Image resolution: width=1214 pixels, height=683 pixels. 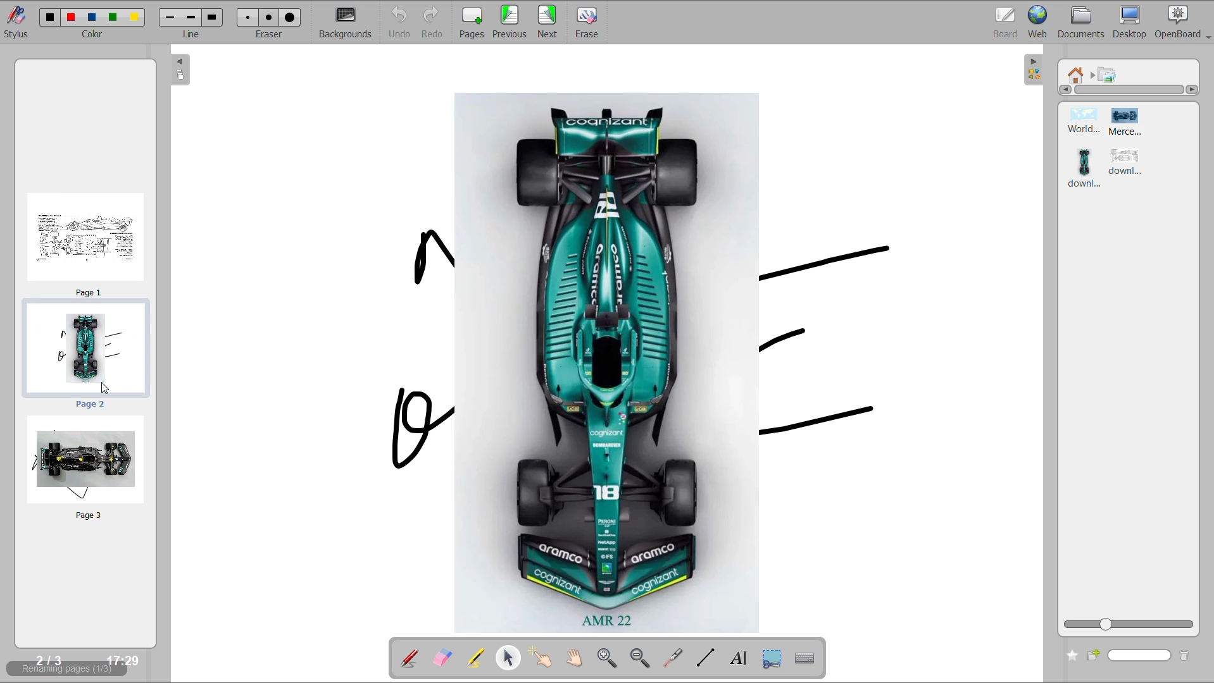 What do you see at coordinates (1128, 623) in the screenshot?
I see `zoom slider` at bounding box center [1128, 623].